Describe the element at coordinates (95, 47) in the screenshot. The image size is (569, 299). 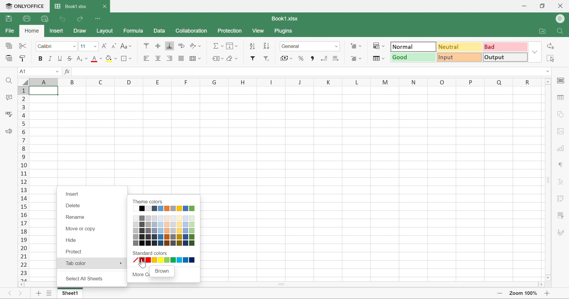
I see `Fonts dropdown` at that location.